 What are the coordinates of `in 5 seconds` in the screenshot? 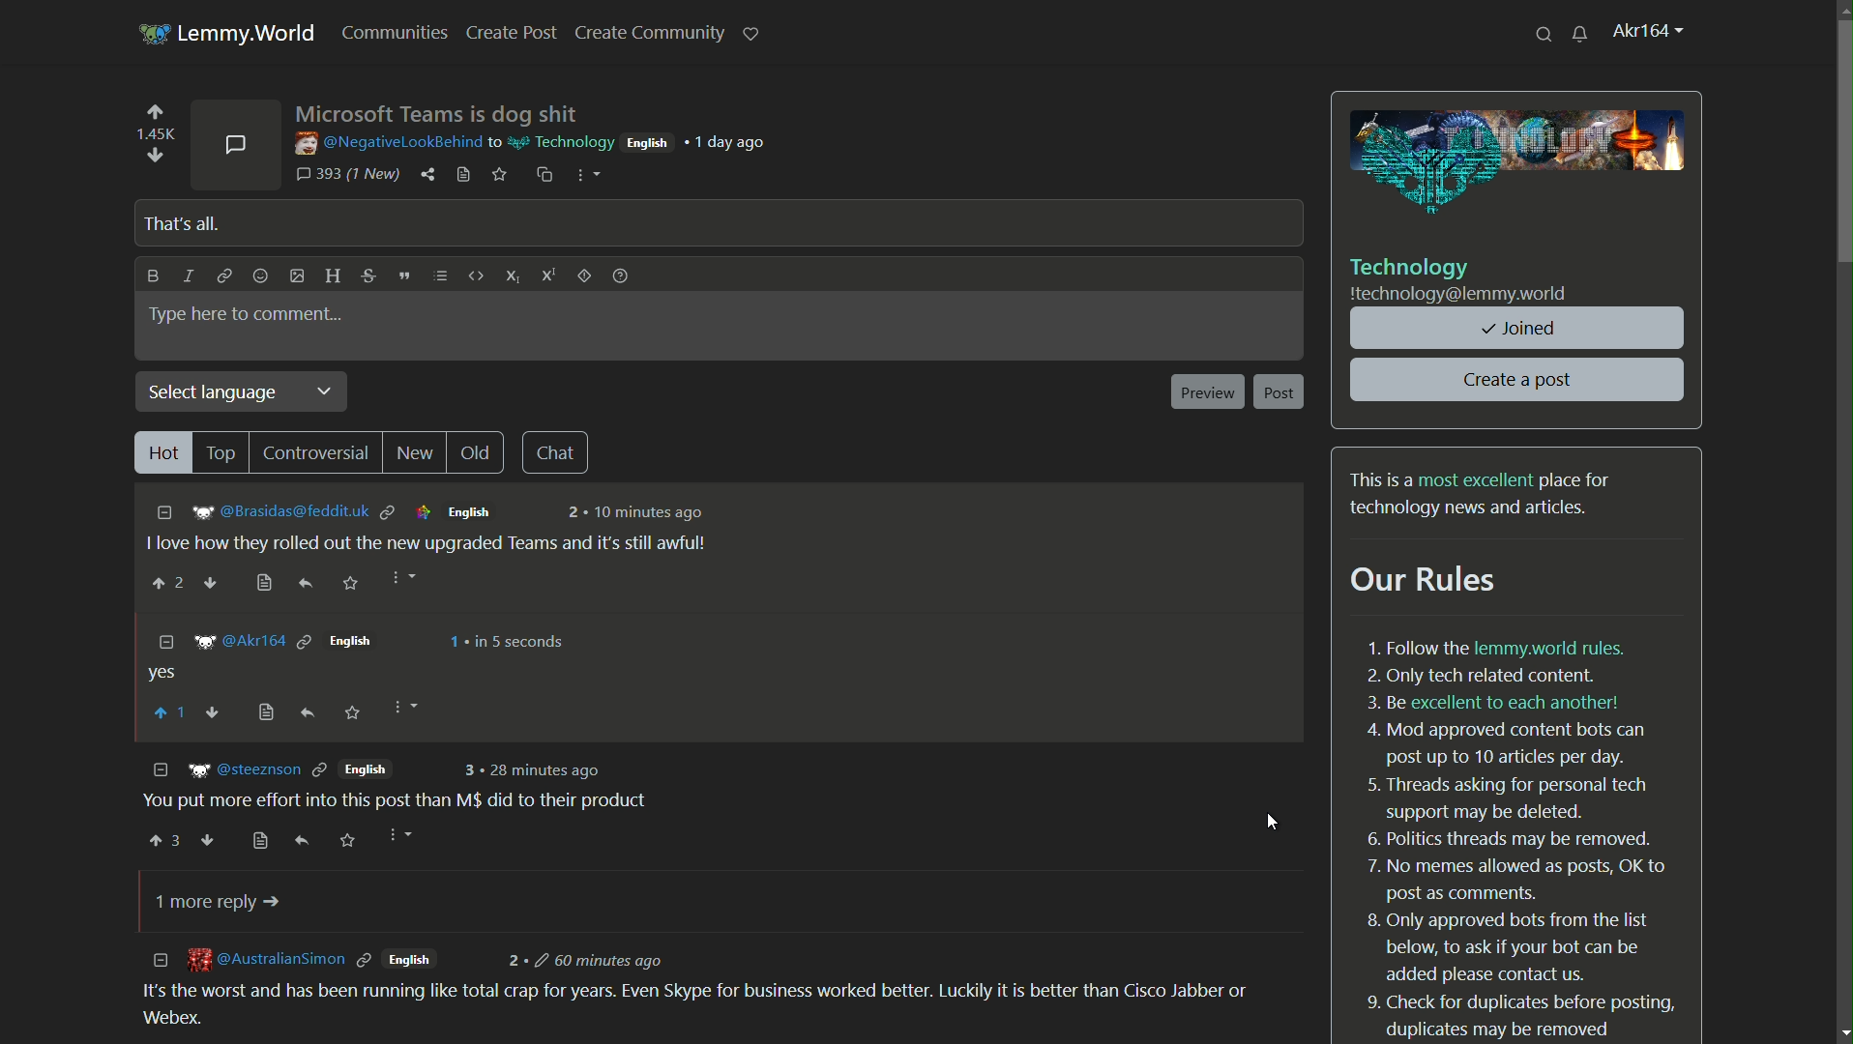 It's located at (513, 641).